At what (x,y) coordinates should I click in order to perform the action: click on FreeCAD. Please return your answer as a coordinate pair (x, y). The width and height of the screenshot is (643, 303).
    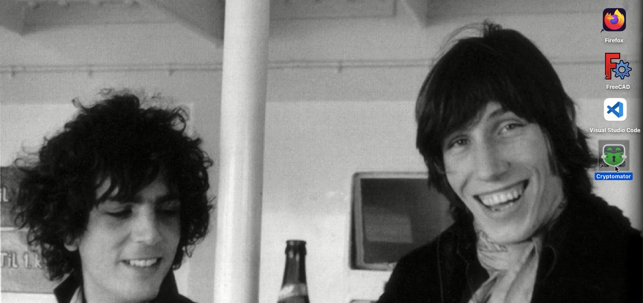
    Looking at the image, I should click on (618, 71).